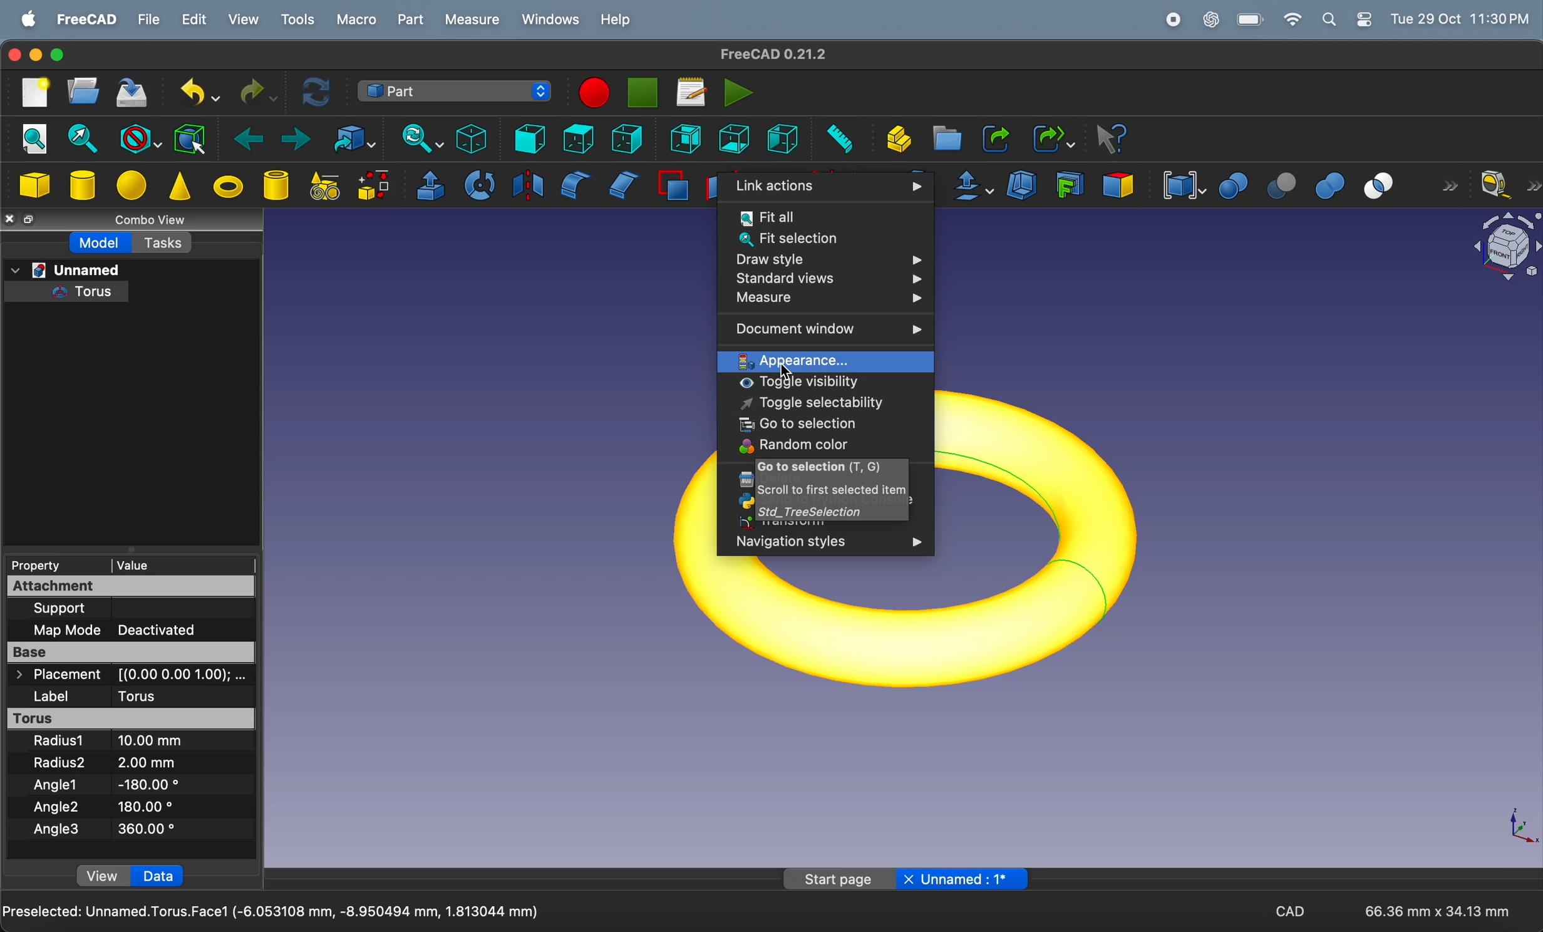 The height and width of the screenshot is (932, 1543). Describe the element at coordinates (782, 140) in the screenshot. I see `left view` at that location.